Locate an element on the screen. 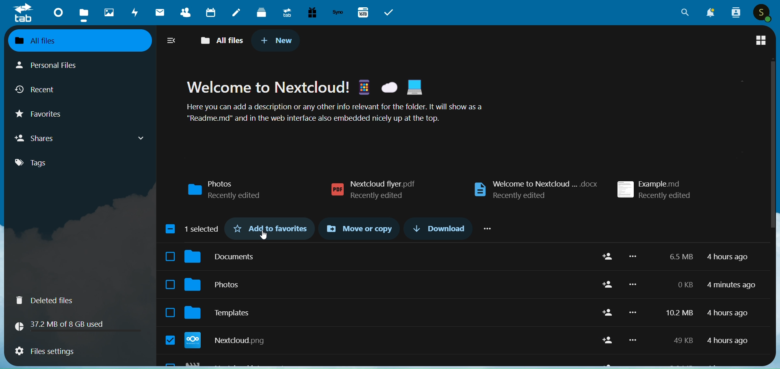 Image resolution: width=780 pixels, height=369 pixels. all files is located at coordinates (220, 40).